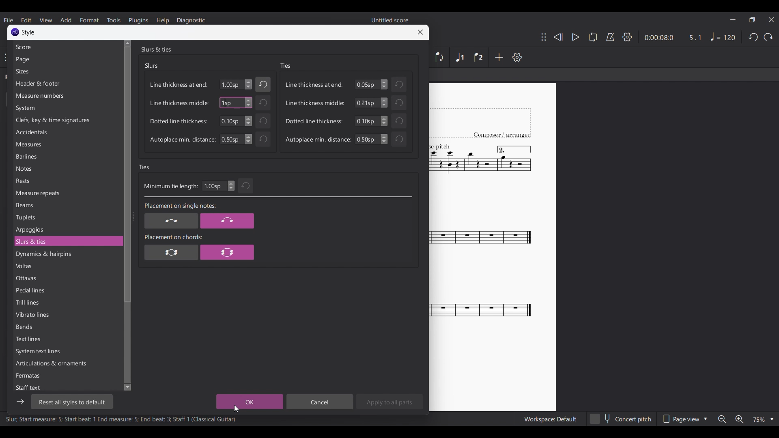 The image size is (779, 438). Describe the element at coordinates (499, 57) in the screenshot. I see `Add` at that location.